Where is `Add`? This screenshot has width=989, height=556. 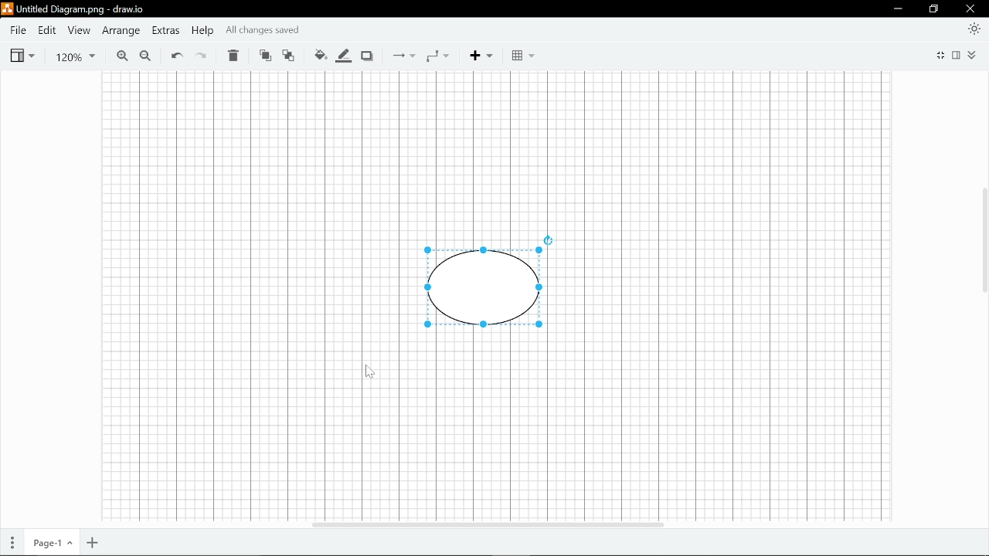
Add is located at coordinates (480, 56).